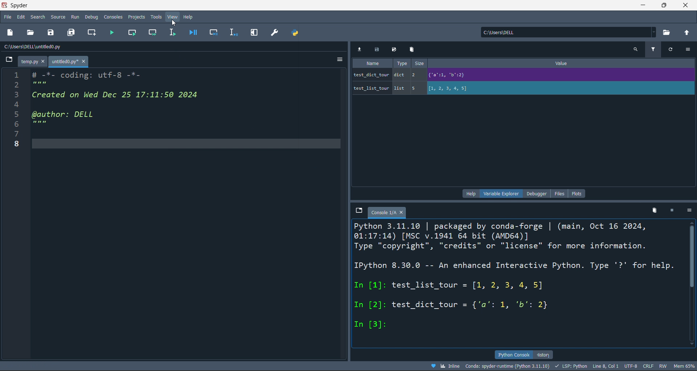 The height and width of the screenshot is (371, 697). What do you see at coordinates (537, 193) in the screenshot?
I see `debugger` at bounding box center [537, 193].